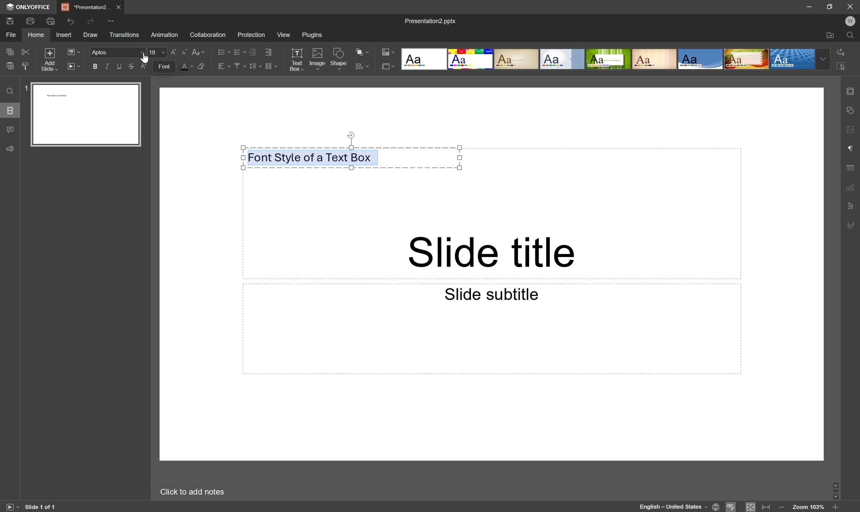 This screenshot has height=512, width=860. Describe the element at coordinates (26, 87) in the screenshot. I see `1` at that location.